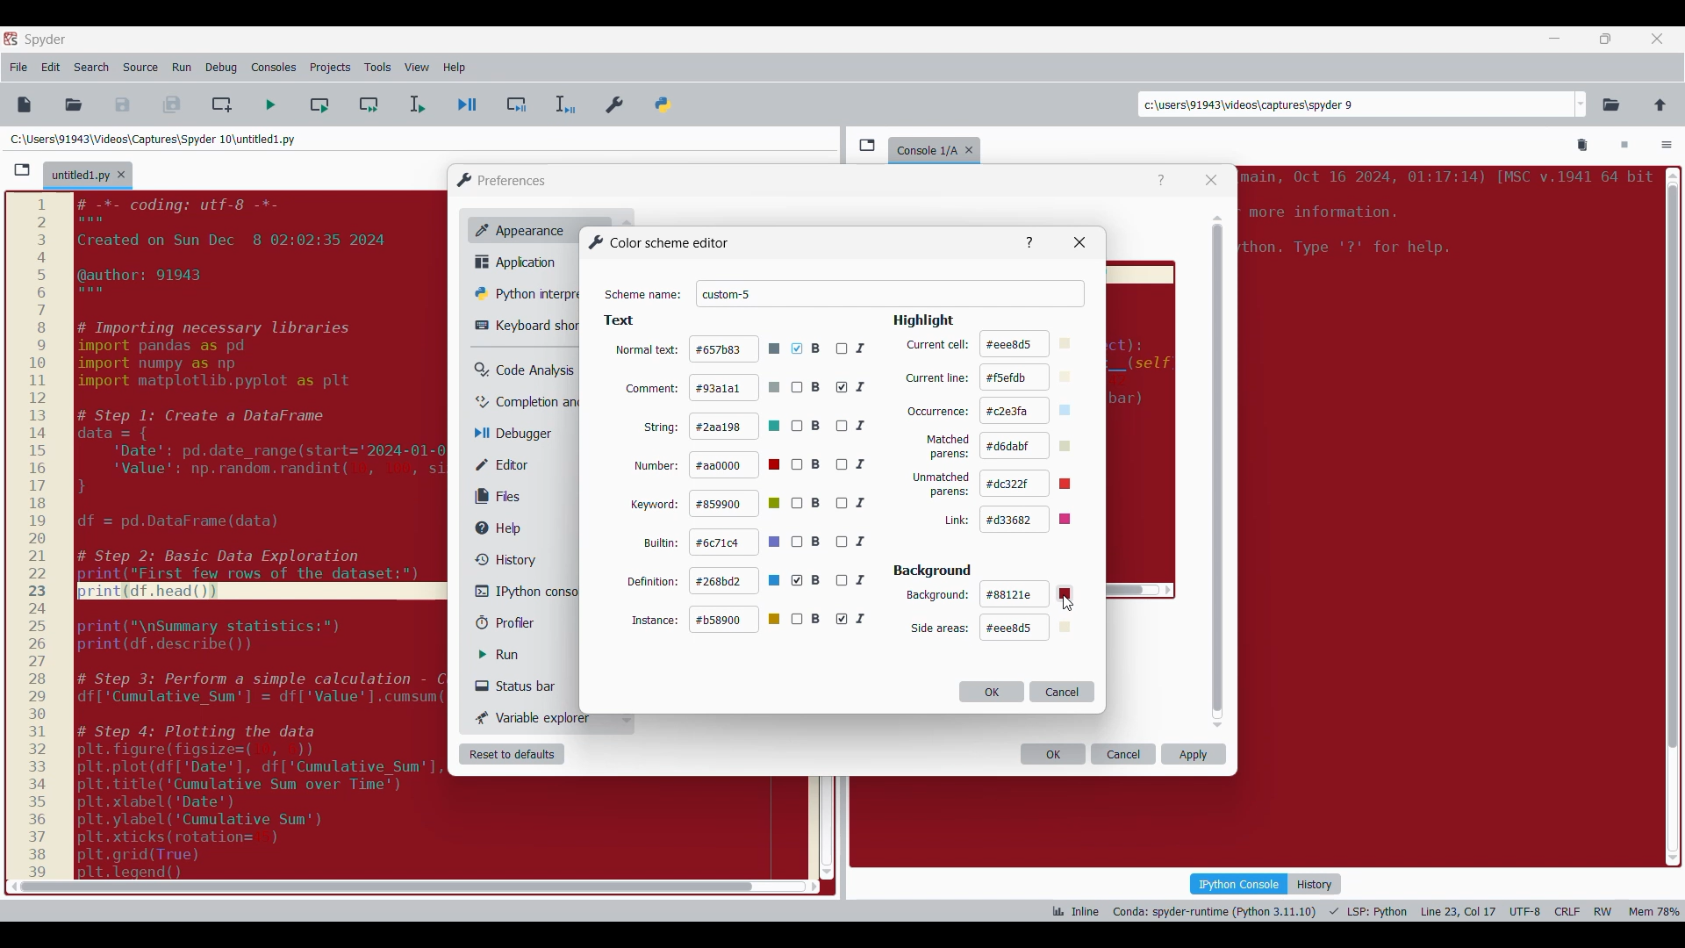 The image size is (1685, 948). I want to click on Setting options under Background, so click(937, 628).